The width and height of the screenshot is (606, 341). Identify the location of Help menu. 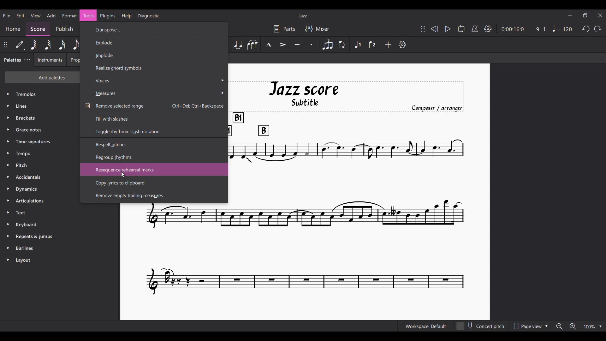
(126, 16).